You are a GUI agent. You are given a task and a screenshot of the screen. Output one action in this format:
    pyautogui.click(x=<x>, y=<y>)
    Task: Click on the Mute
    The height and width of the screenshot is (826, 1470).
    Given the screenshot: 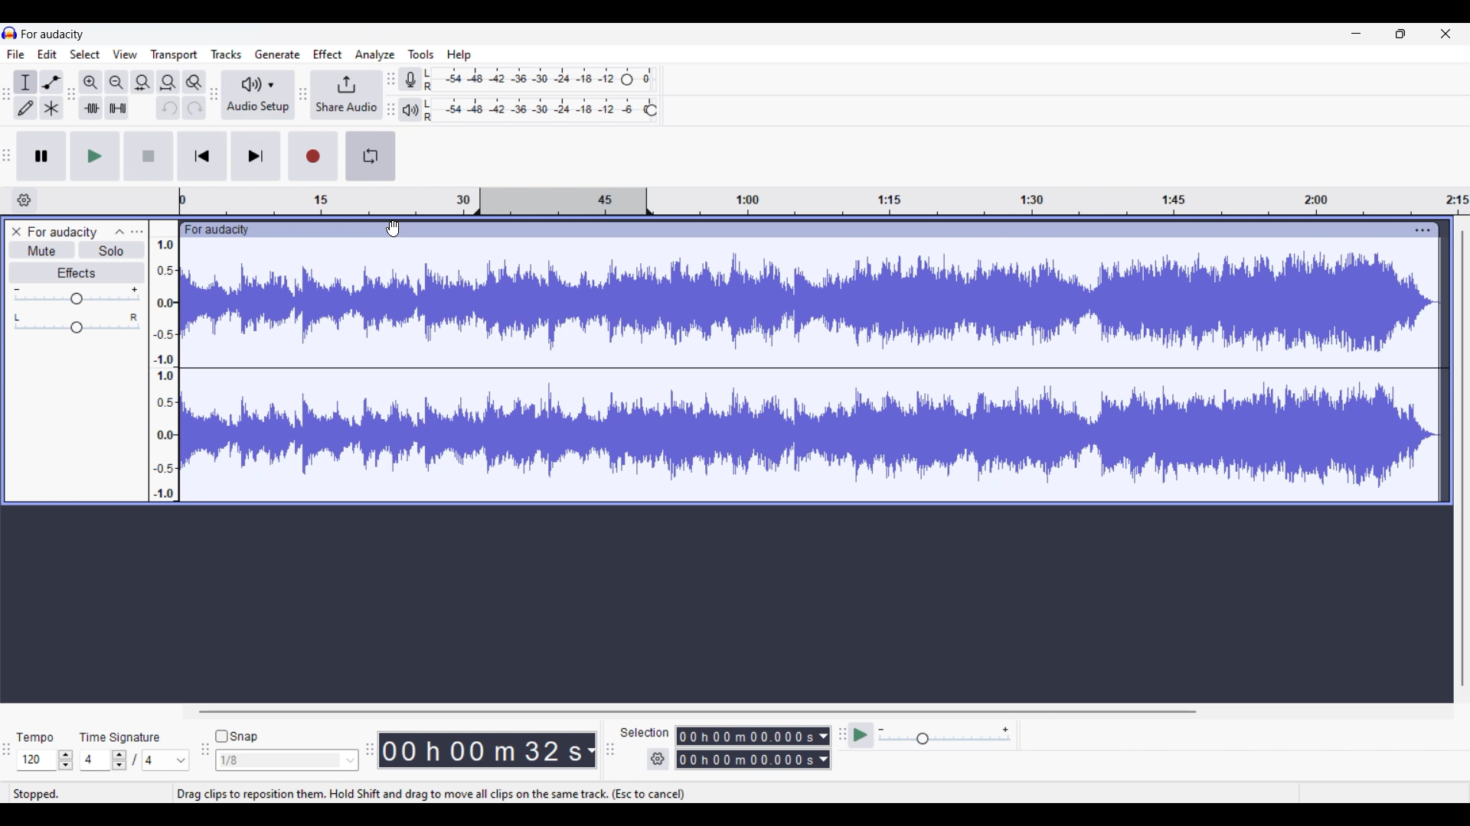 What is the action you would take?
    pyautogui.click(x=43, y=251)
    